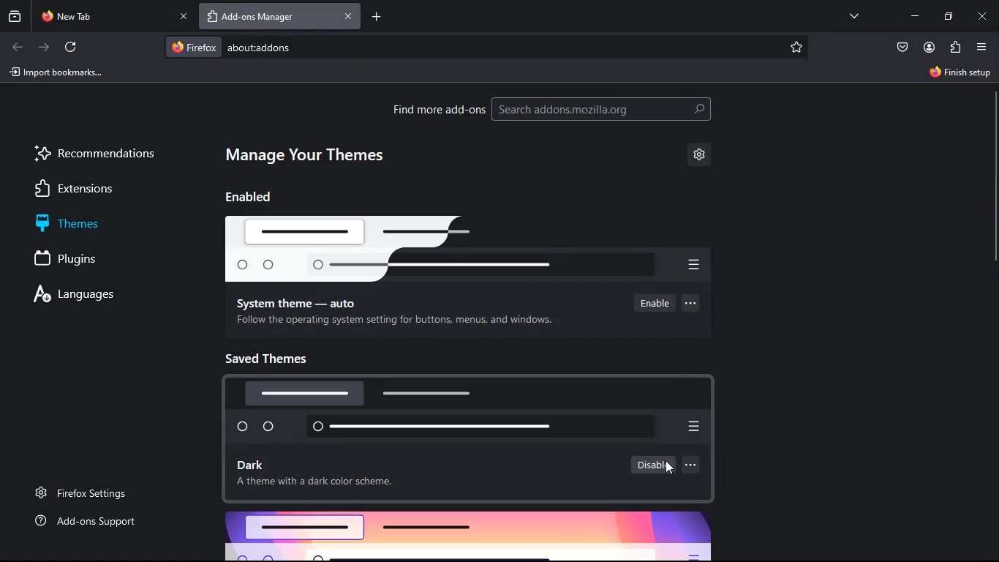  What do you see at coordinates (75, 48) in the screenshot?
I see `refresh` at bounding box center [75, 48].